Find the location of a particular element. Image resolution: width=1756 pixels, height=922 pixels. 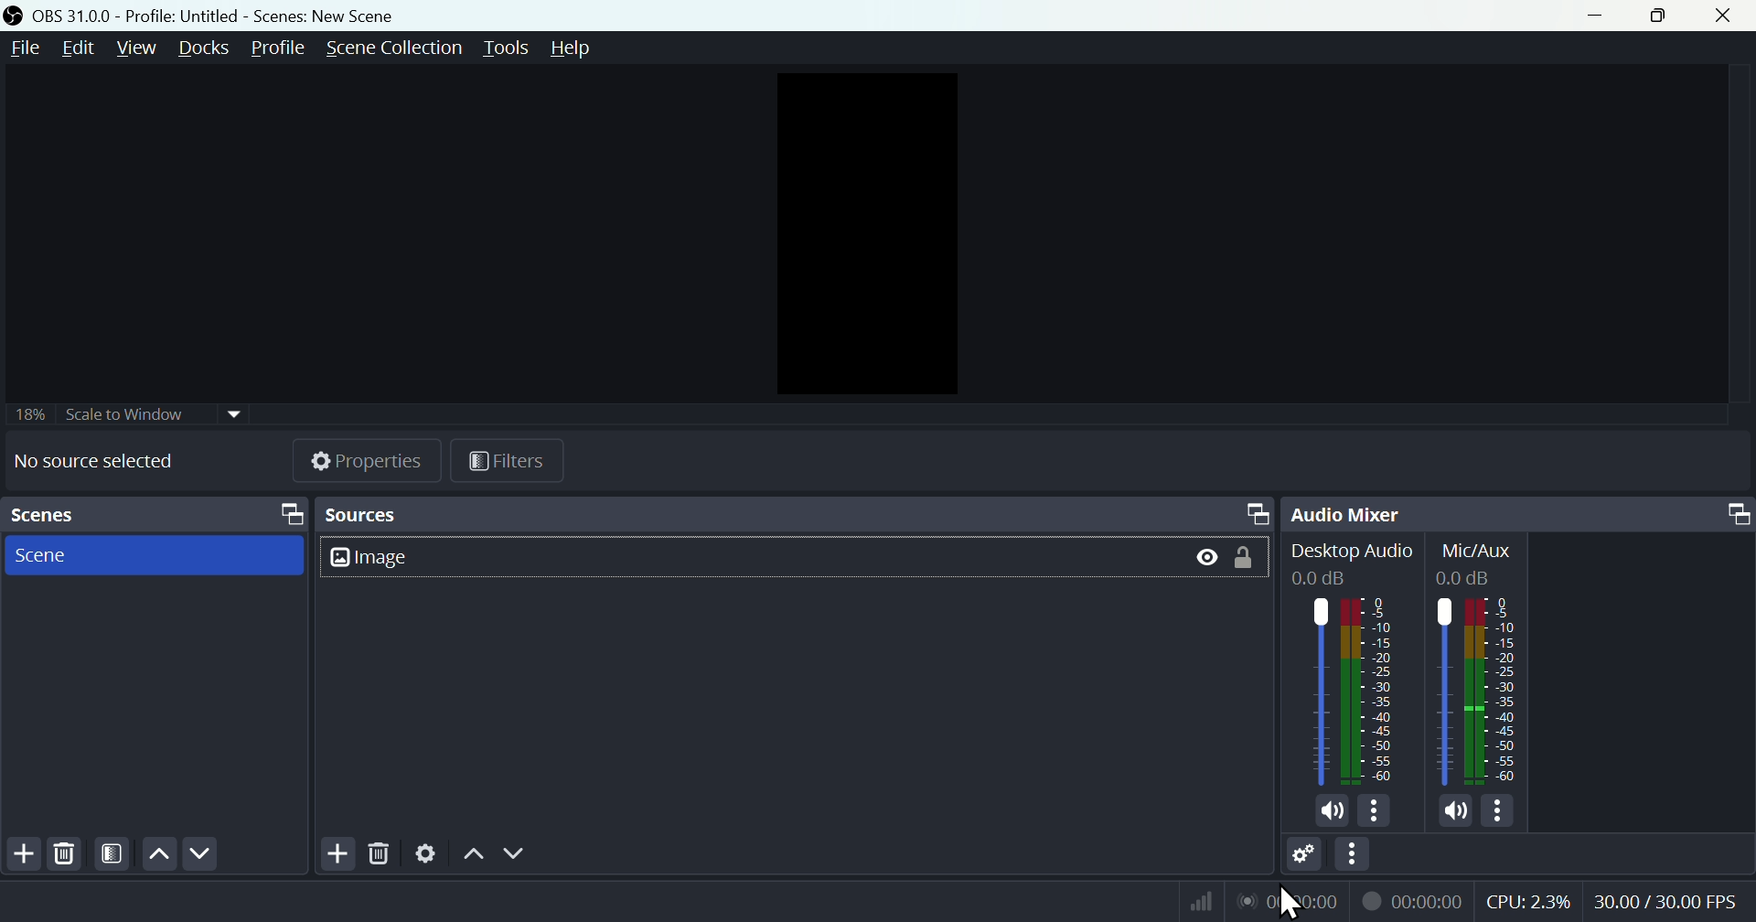

Audio mixer is located at coordinates (1521, 509).